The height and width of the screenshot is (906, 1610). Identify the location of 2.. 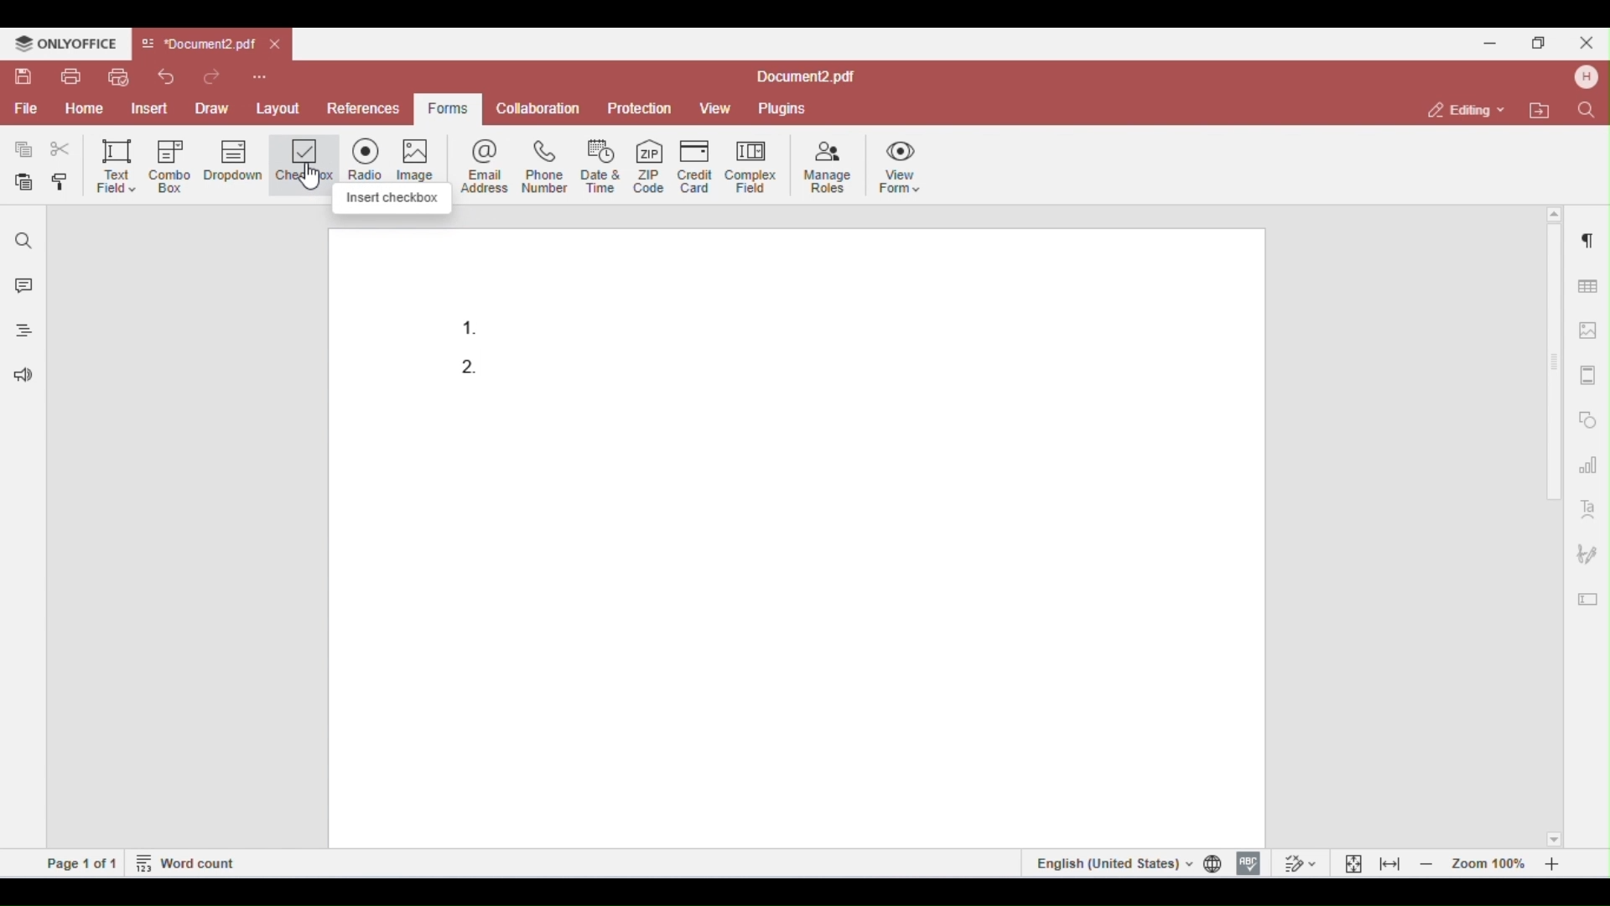
(470, 365).